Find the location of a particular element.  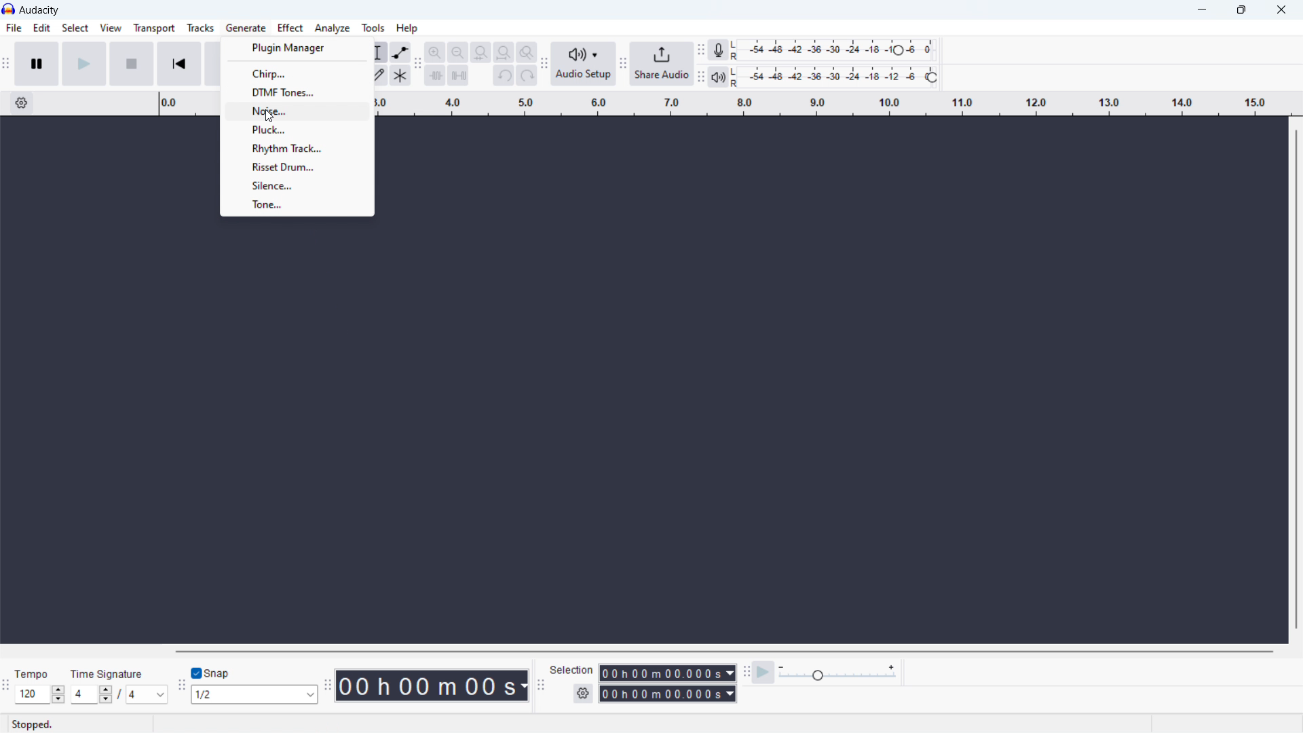

multi tool is located at coordinates (400, 75).